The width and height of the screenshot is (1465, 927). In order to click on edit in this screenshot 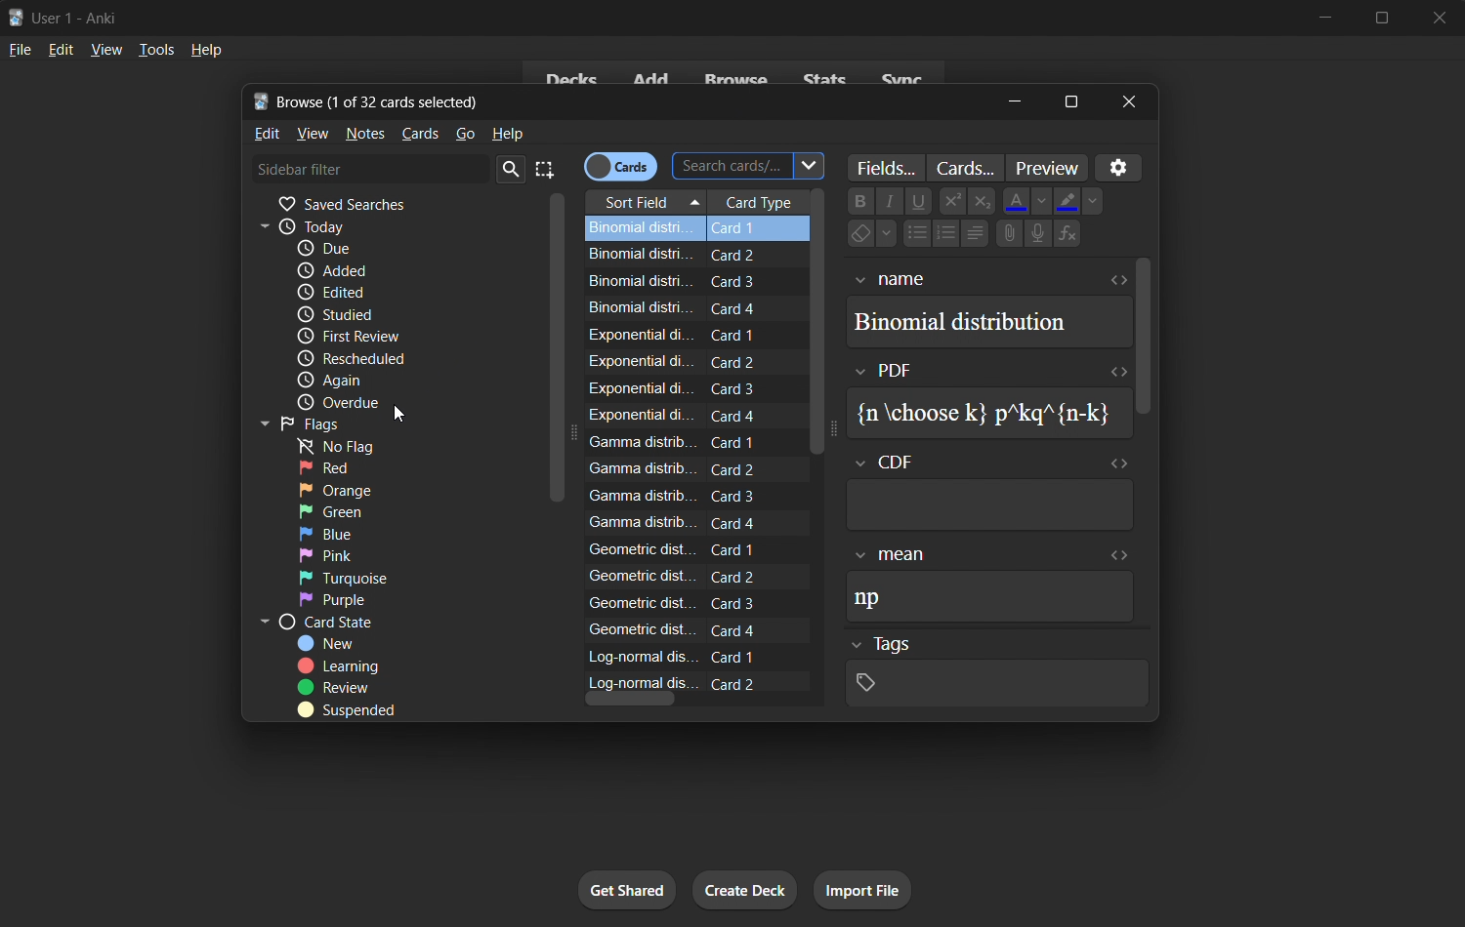, I will do `click(62, 49)`.